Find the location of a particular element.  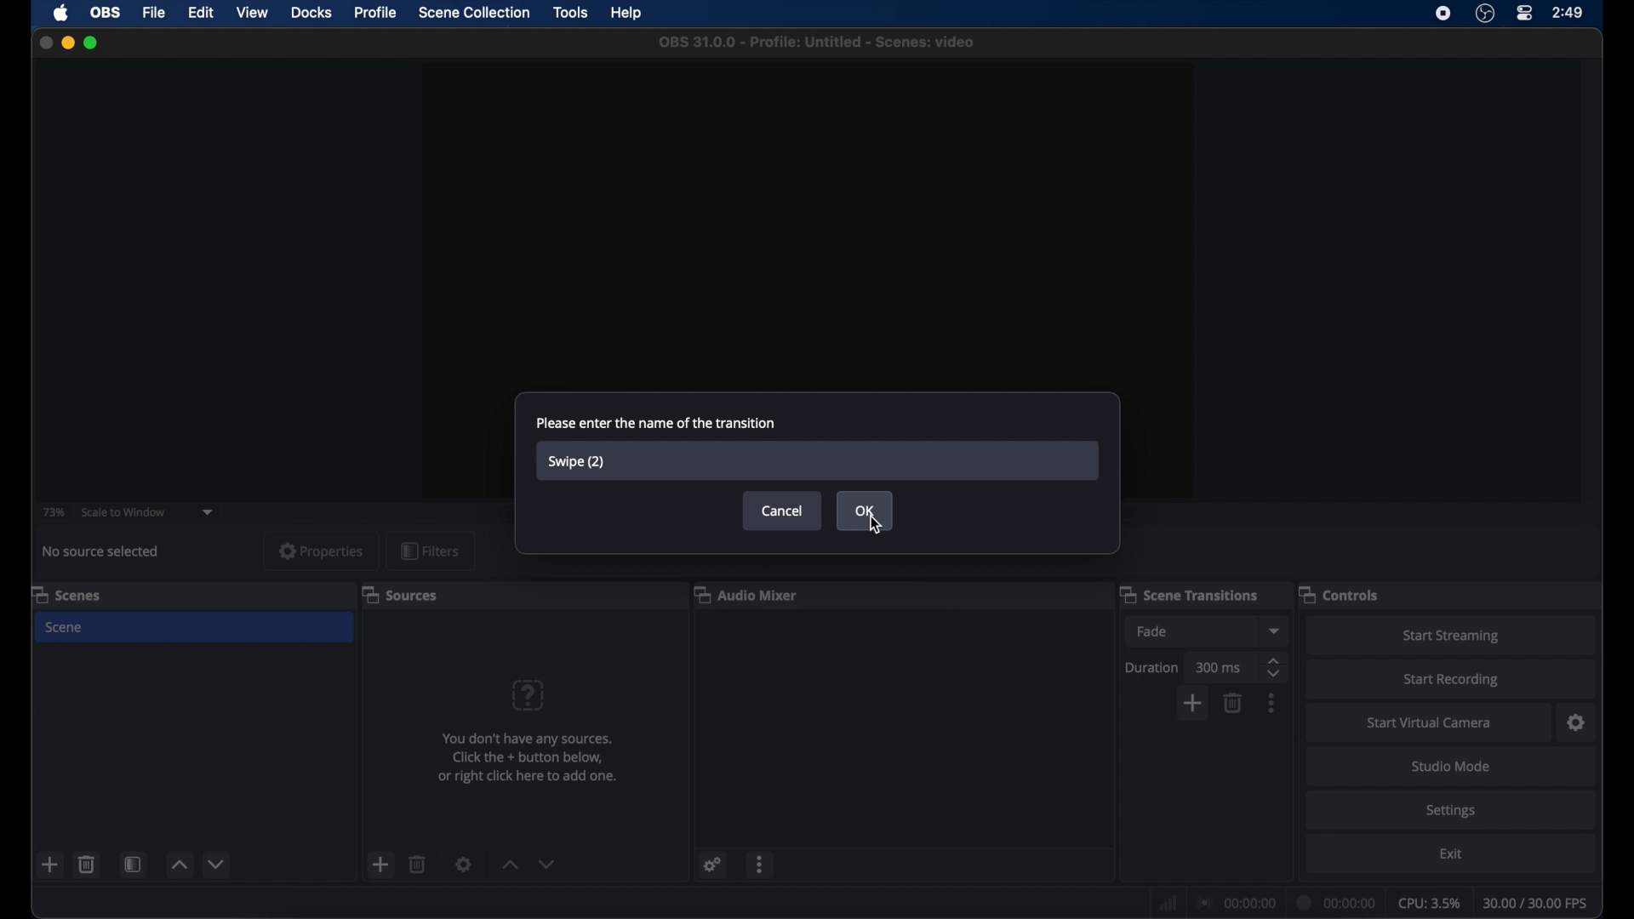

300 ms is located at coordinates (1219, 667).